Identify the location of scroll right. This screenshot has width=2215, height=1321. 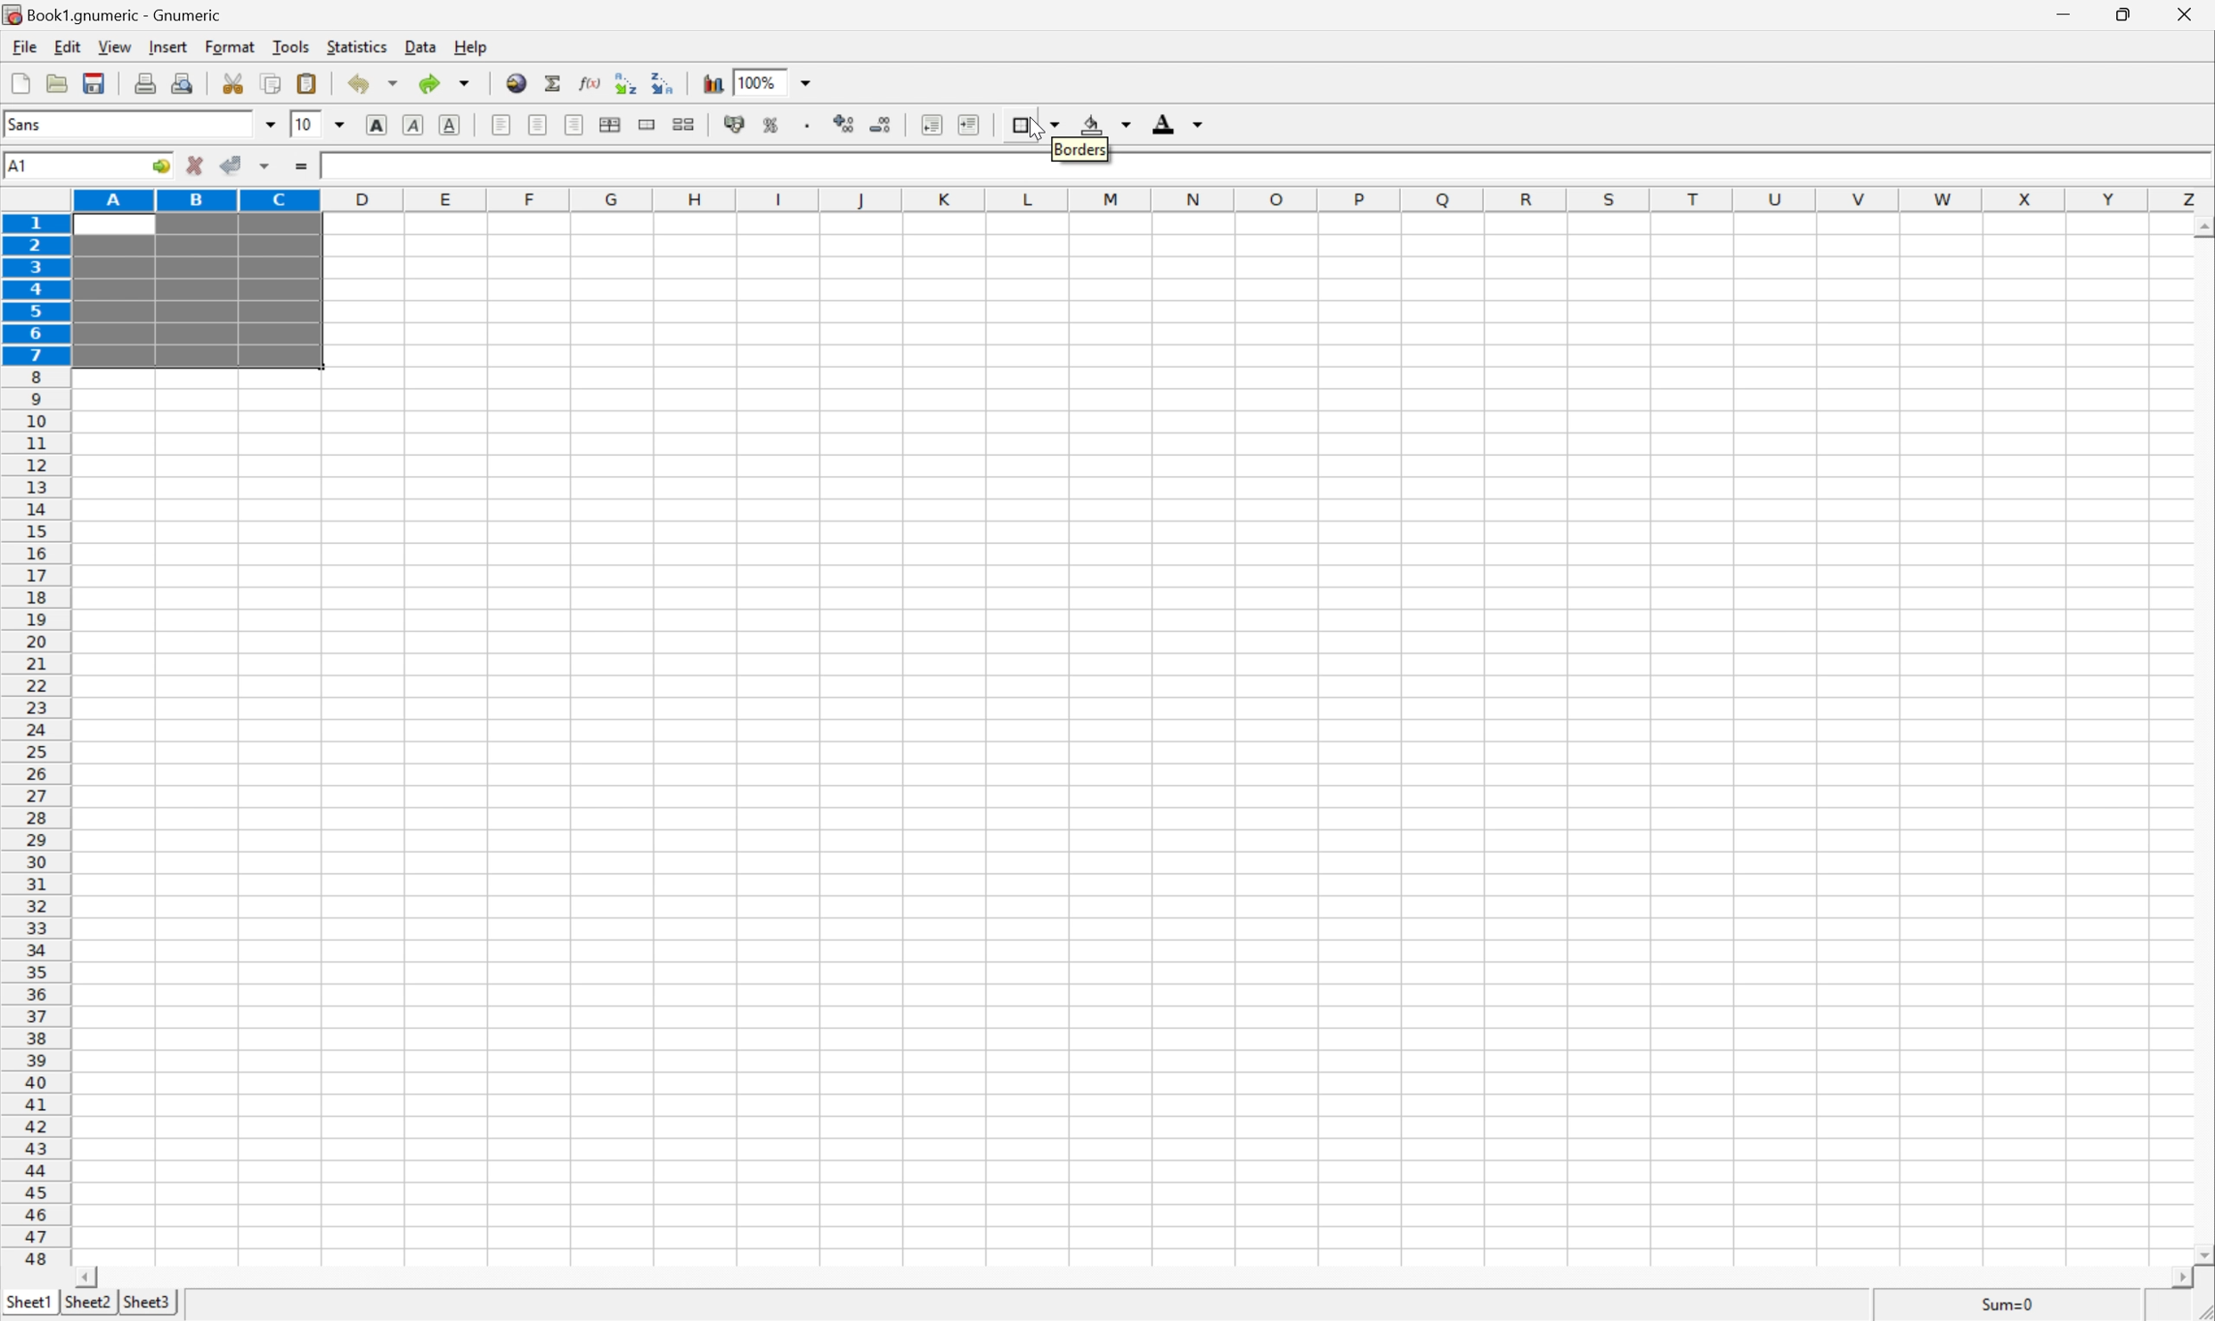
(2186, 1286).